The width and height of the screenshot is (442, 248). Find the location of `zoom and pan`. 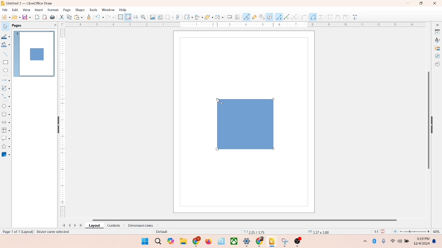

zoom and pan is located at coordinates (143, 17).